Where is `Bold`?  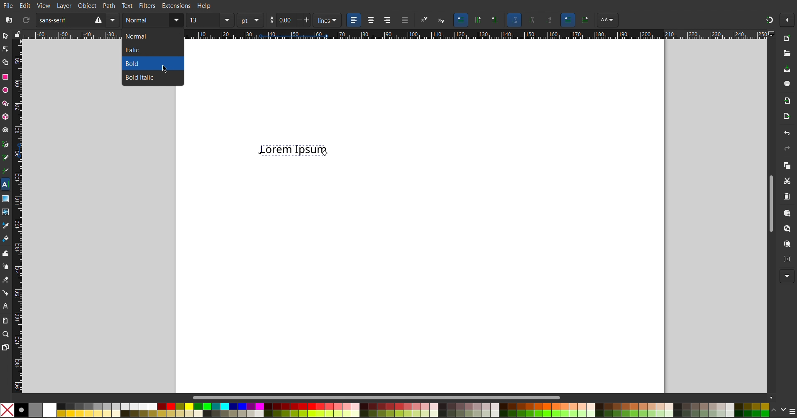
Bold is located at coordinates (142, 63).